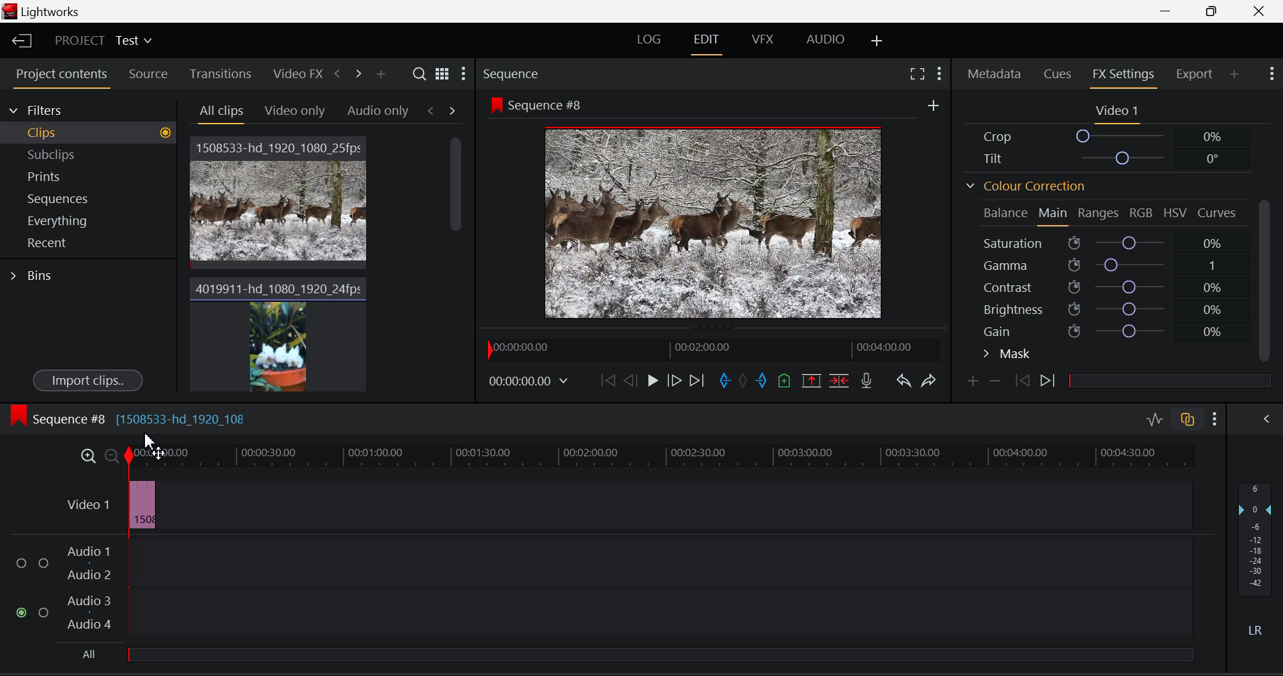  I want to click on All, so click(631, 655).